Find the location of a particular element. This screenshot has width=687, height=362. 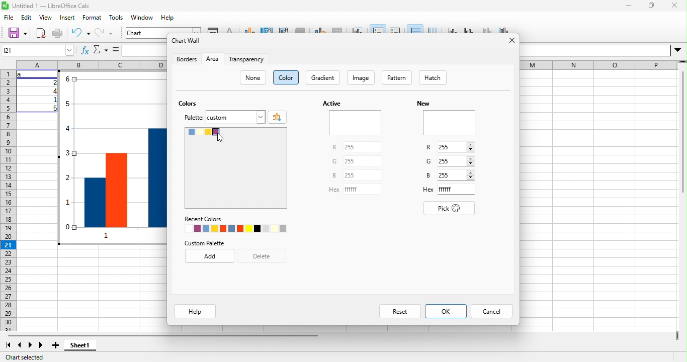

horizontal grids is located at coordinates (415, 29).